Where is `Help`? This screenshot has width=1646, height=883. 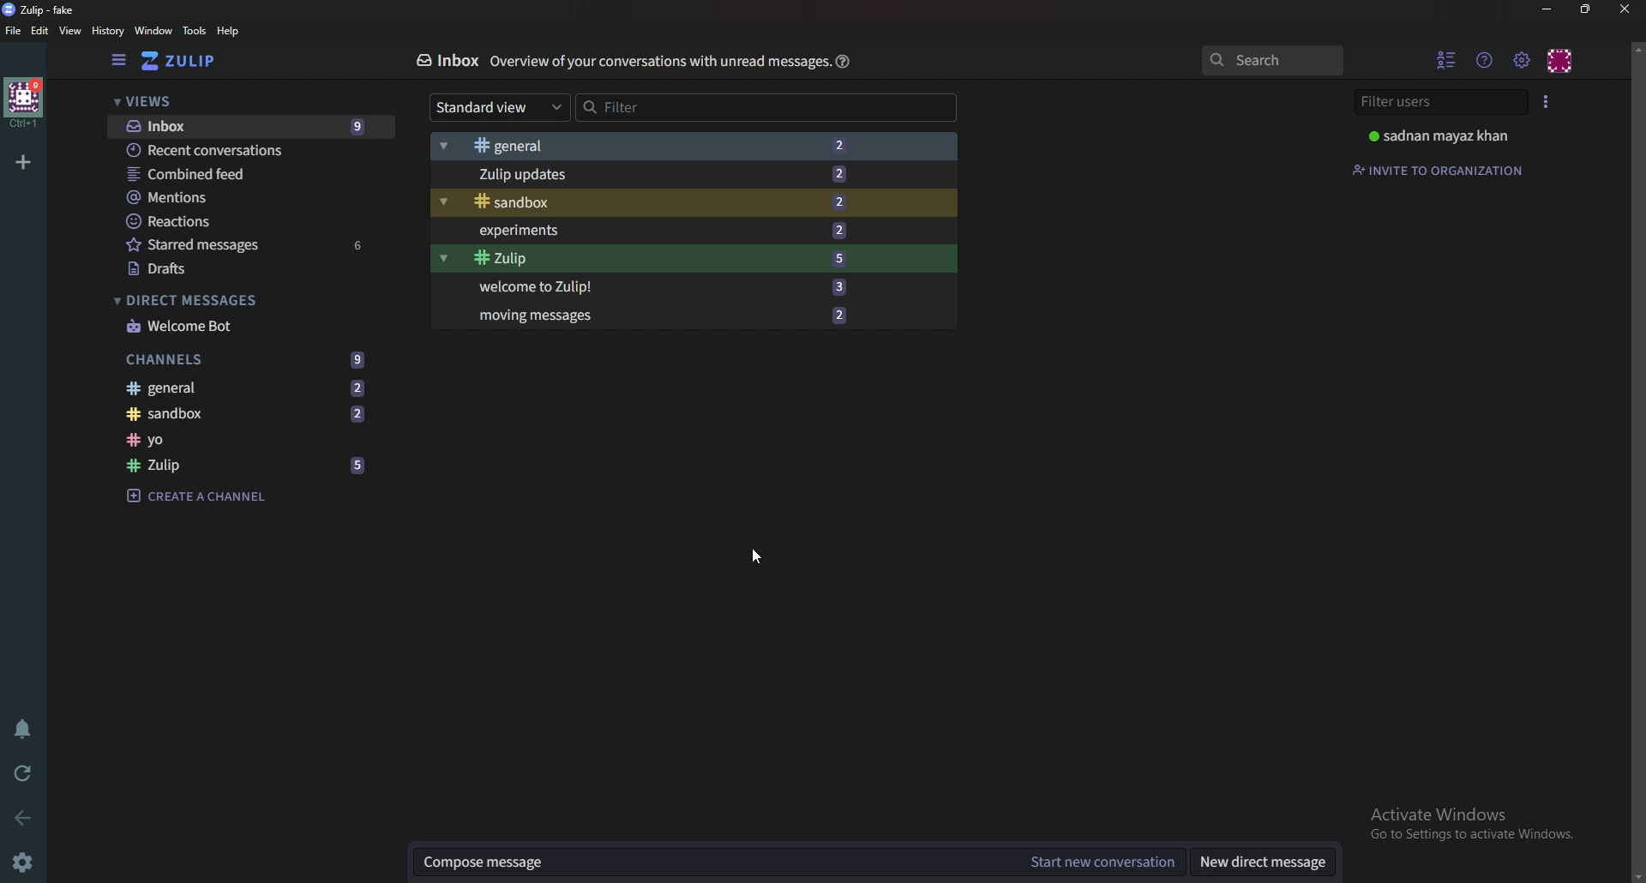
Help is located at coordinates (232, 31).